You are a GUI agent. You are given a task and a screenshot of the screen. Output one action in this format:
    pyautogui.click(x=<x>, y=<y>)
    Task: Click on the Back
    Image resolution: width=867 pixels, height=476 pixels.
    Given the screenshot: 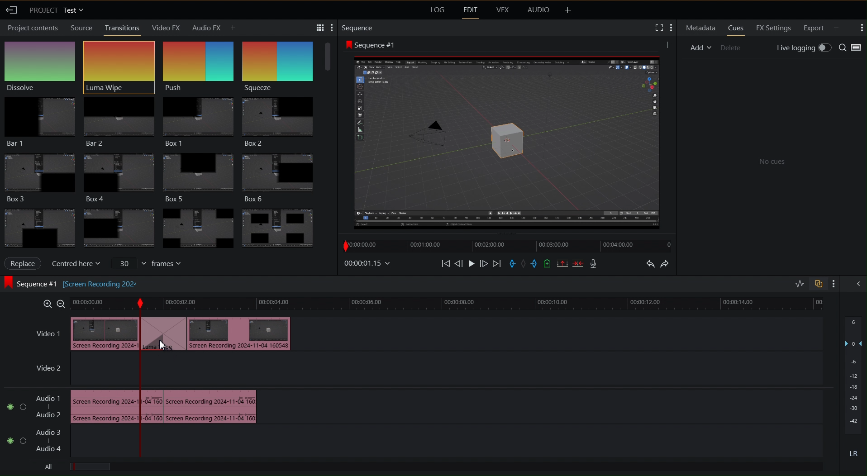 What is the action you would take?
    pyautogui.click(x=13, y=10)
    